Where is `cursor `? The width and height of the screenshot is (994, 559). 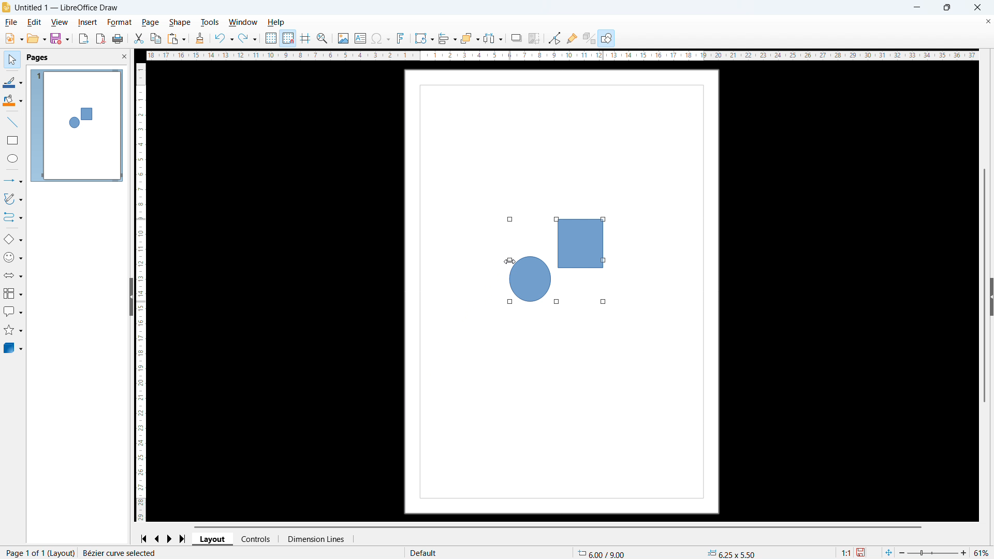 cursor  is located at coordinates (510, 262).